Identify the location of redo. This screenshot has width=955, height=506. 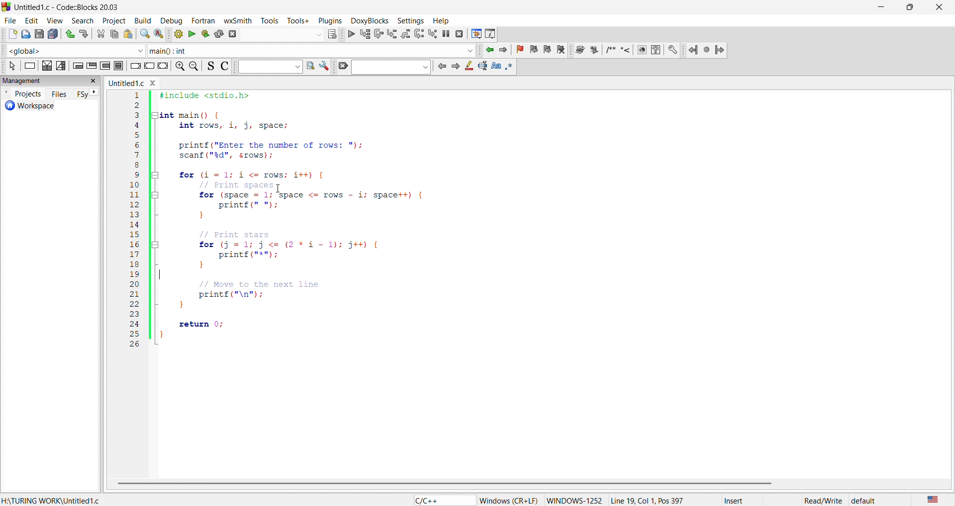
(86, 34).